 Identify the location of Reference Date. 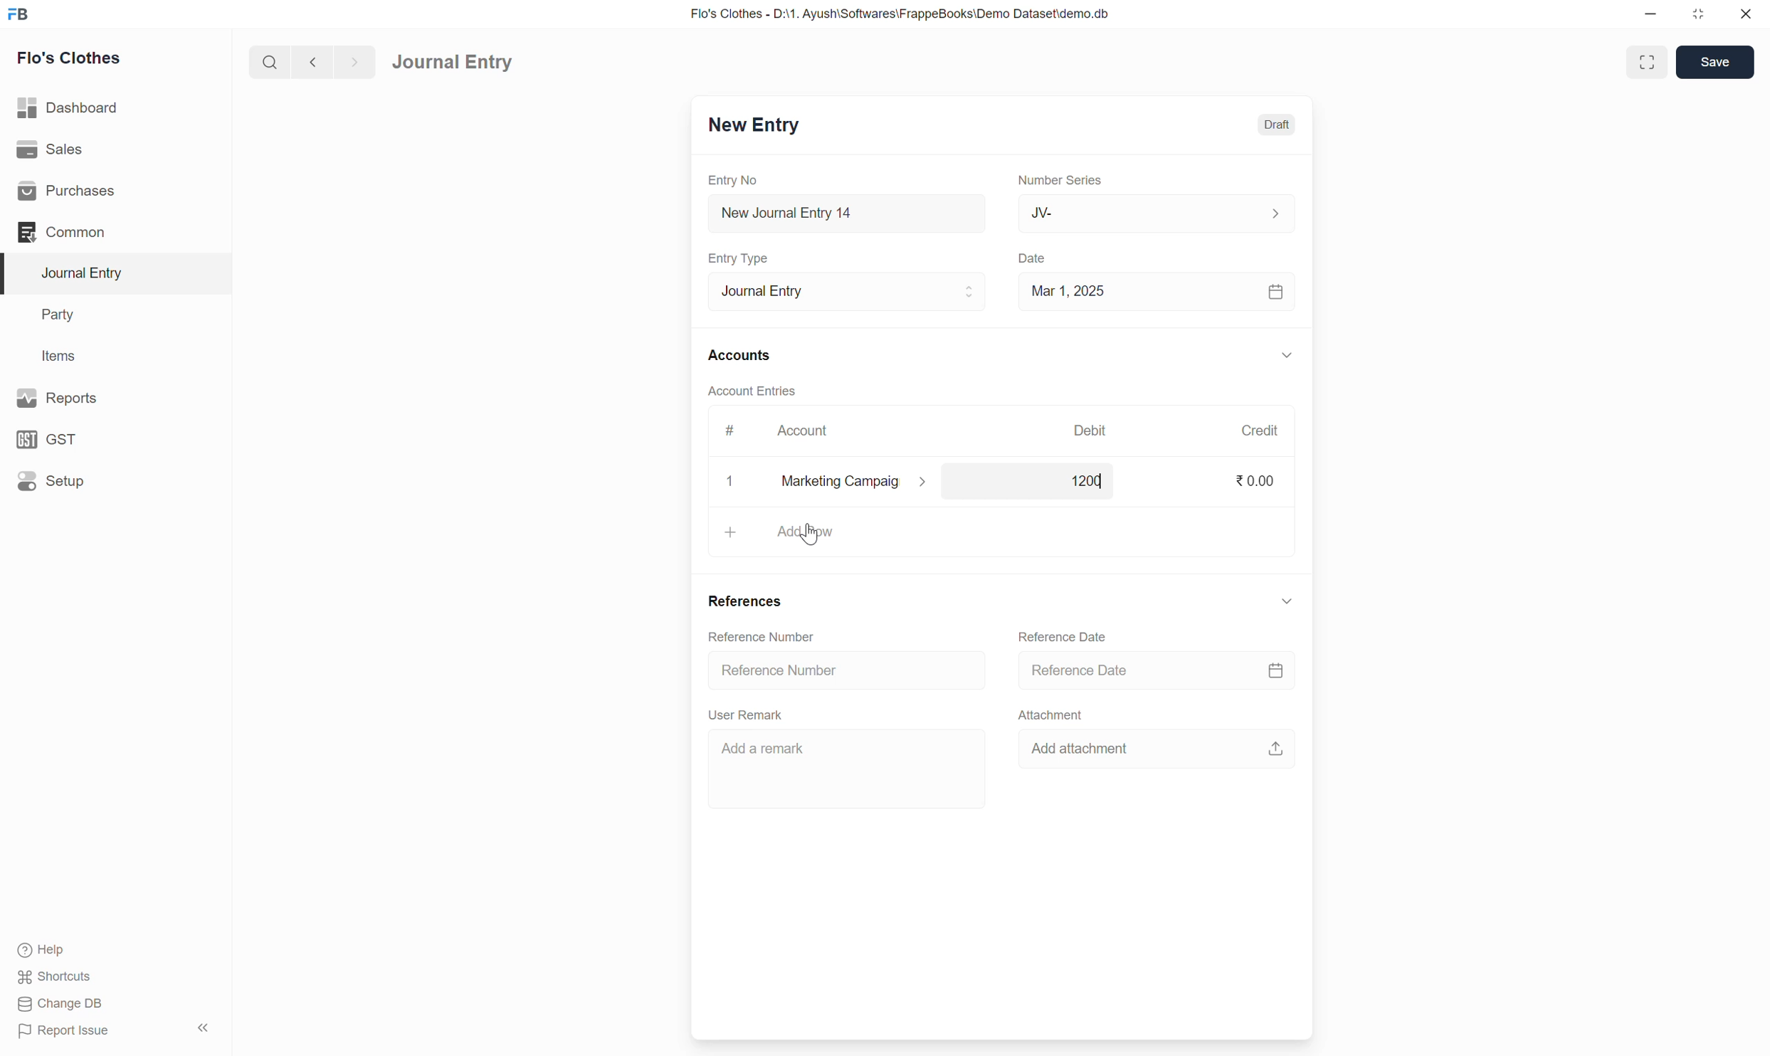
(1083, 669).